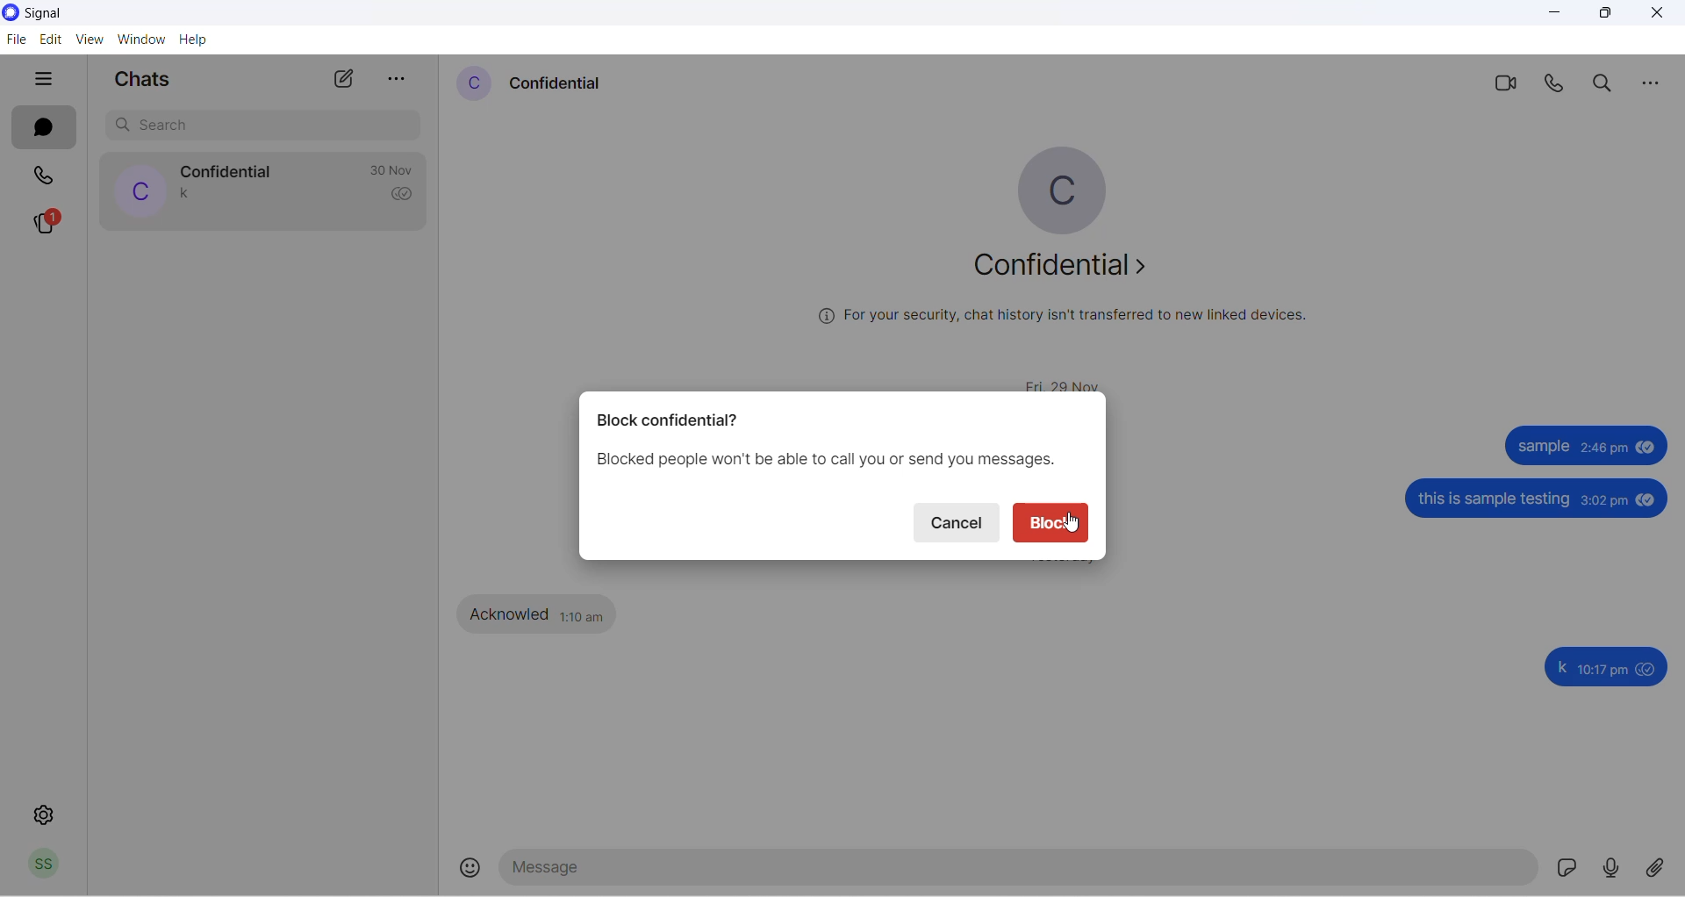 The width and height of the screenshot is (1685, 897). I want to click on last message time, so click(387, 169).